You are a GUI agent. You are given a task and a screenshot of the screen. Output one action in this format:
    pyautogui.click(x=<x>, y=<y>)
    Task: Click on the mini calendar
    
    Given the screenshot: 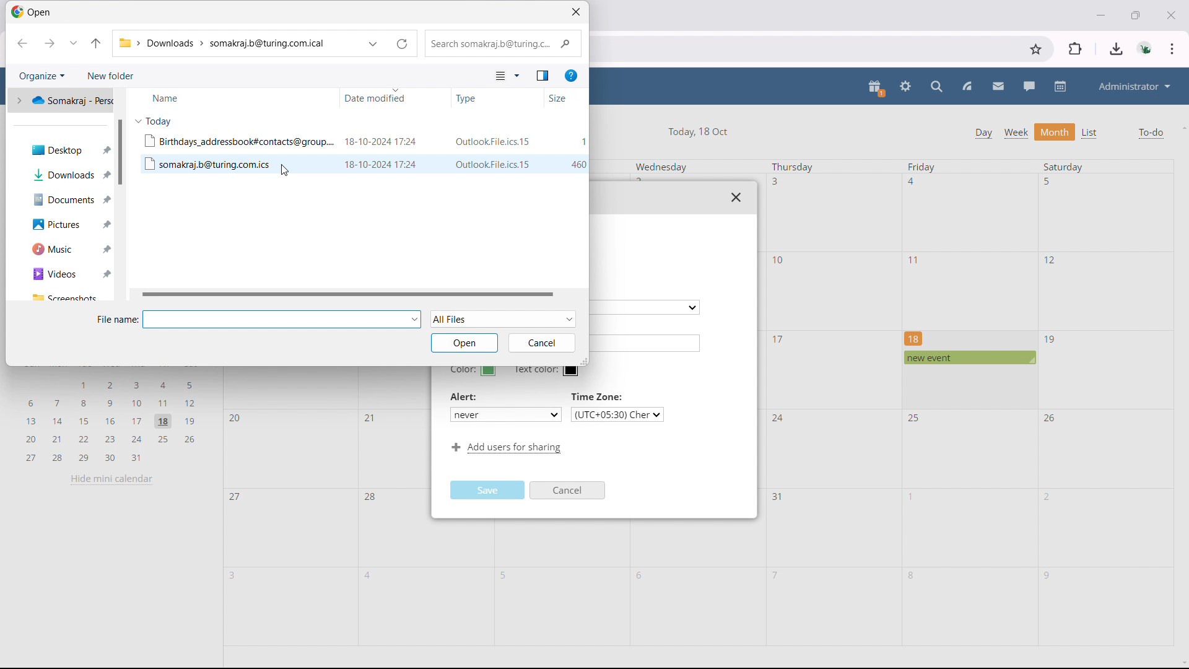 What is the action you would take?
    pyautogui.click(x=111, y=419)
    